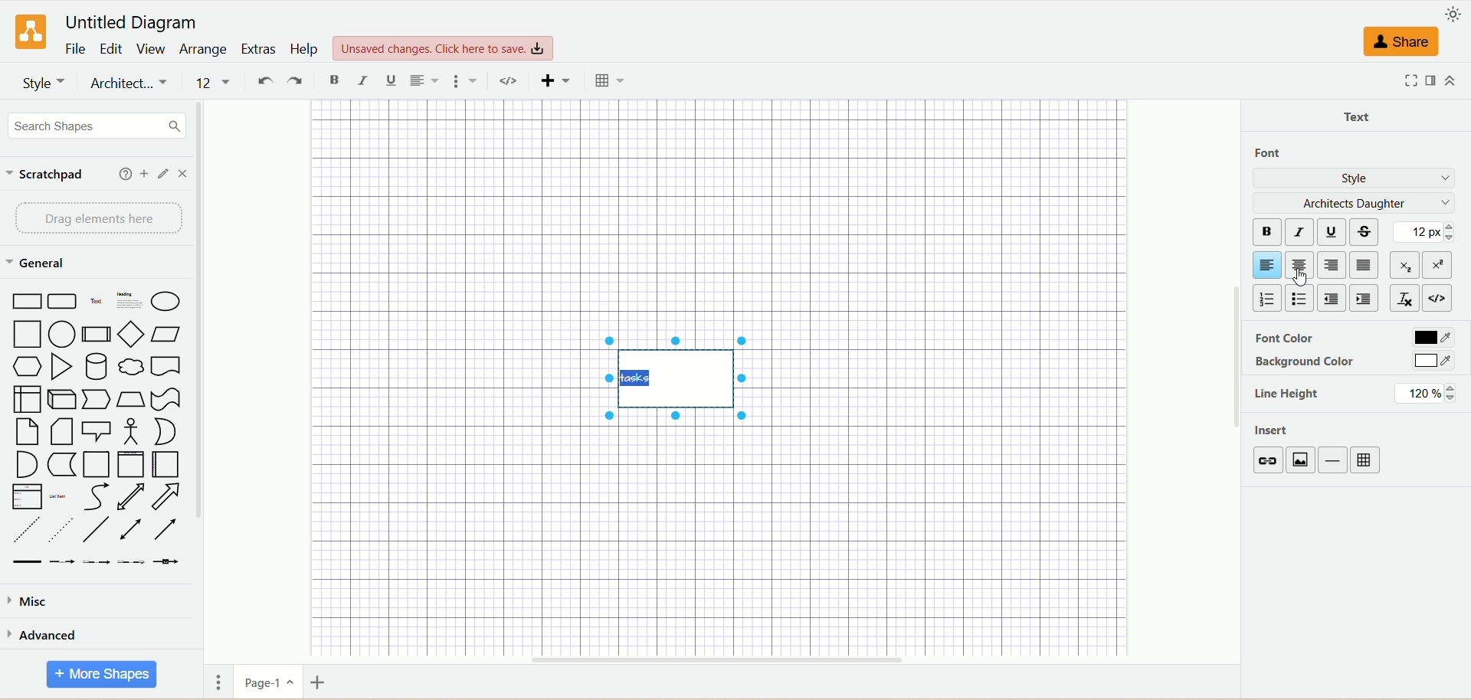  I want to click on Line, so click(96, 532).